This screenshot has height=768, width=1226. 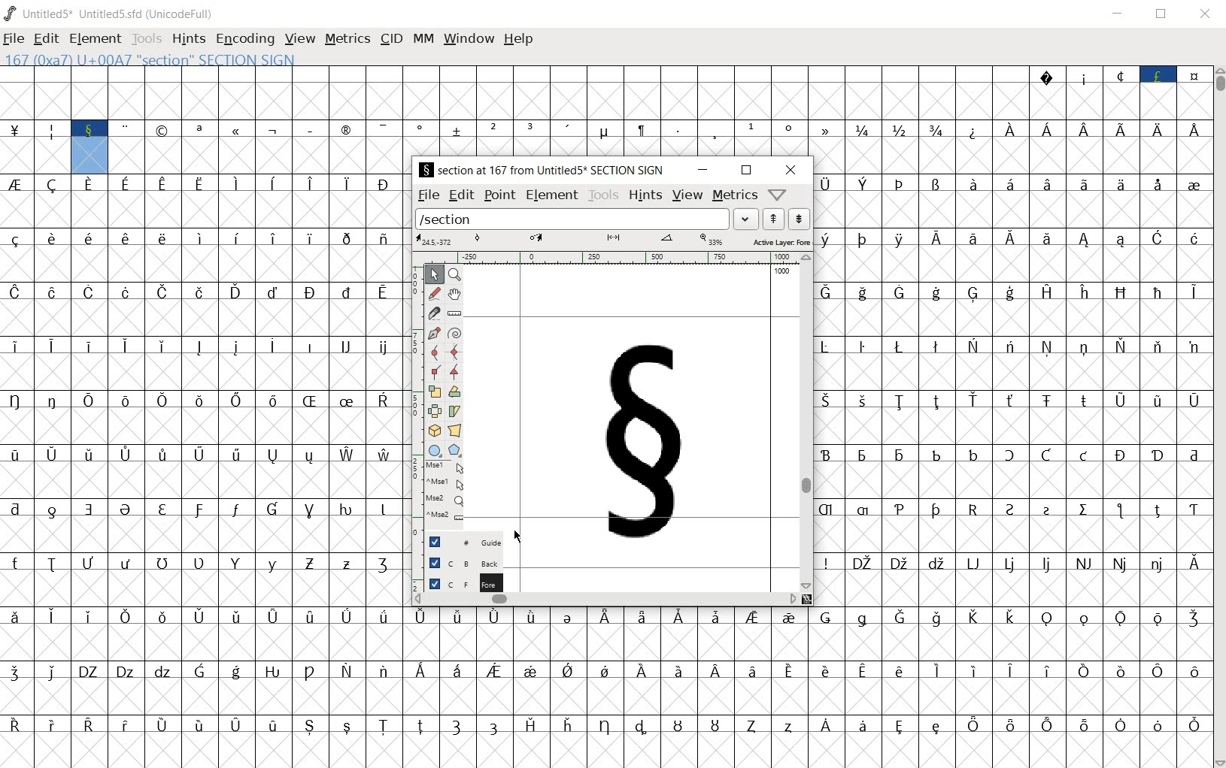 I want to click on element, so click(x=551, y=196).